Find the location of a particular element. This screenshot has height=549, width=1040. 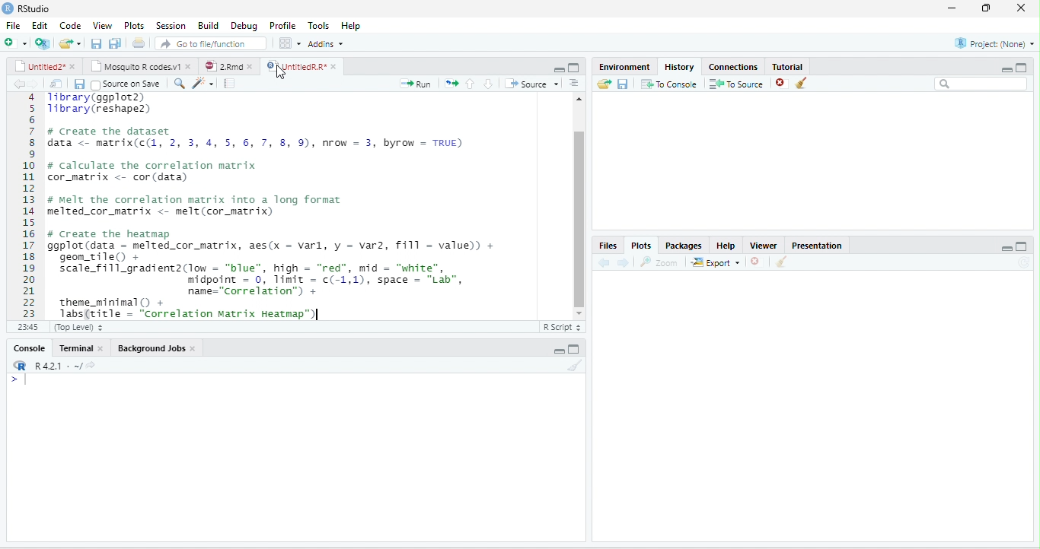

Backgroun jobs is located at coordinates (165, 348).